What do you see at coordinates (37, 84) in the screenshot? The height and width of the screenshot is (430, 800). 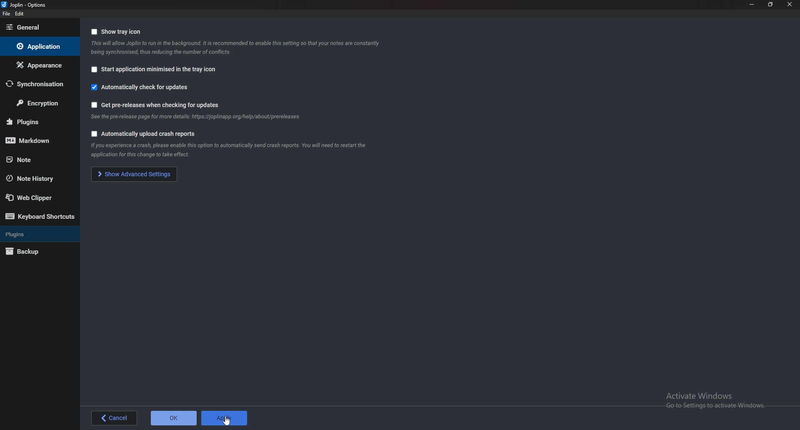 I see `Synchronization` at bounding box center [37, 84].